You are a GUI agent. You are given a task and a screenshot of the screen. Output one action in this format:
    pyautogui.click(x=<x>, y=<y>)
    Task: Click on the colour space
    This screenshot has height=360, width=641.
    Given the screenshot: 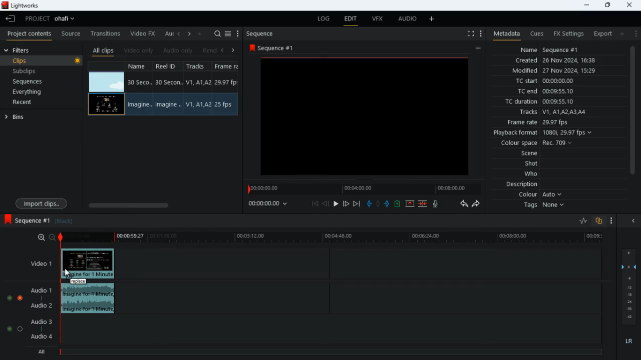 What is the action you would take?
    pyautogui.click(x=534, y=143)
    